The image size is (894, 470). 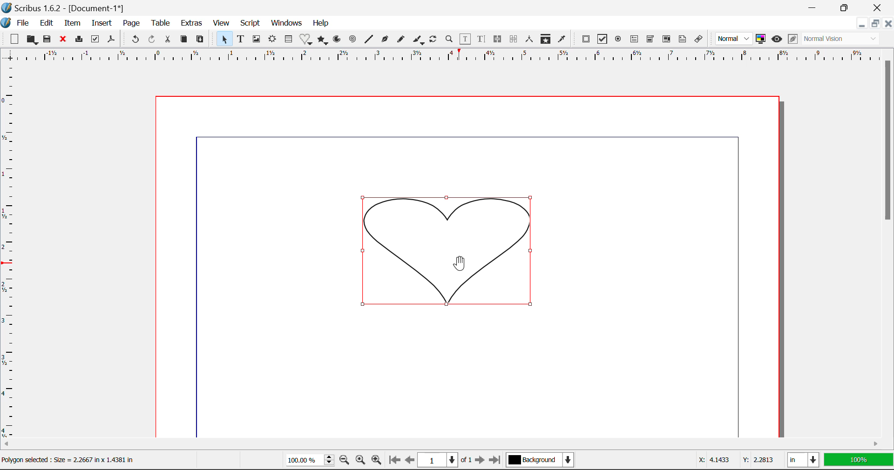 I want to click on Delink Text Frames, so click(x=515, y=39).